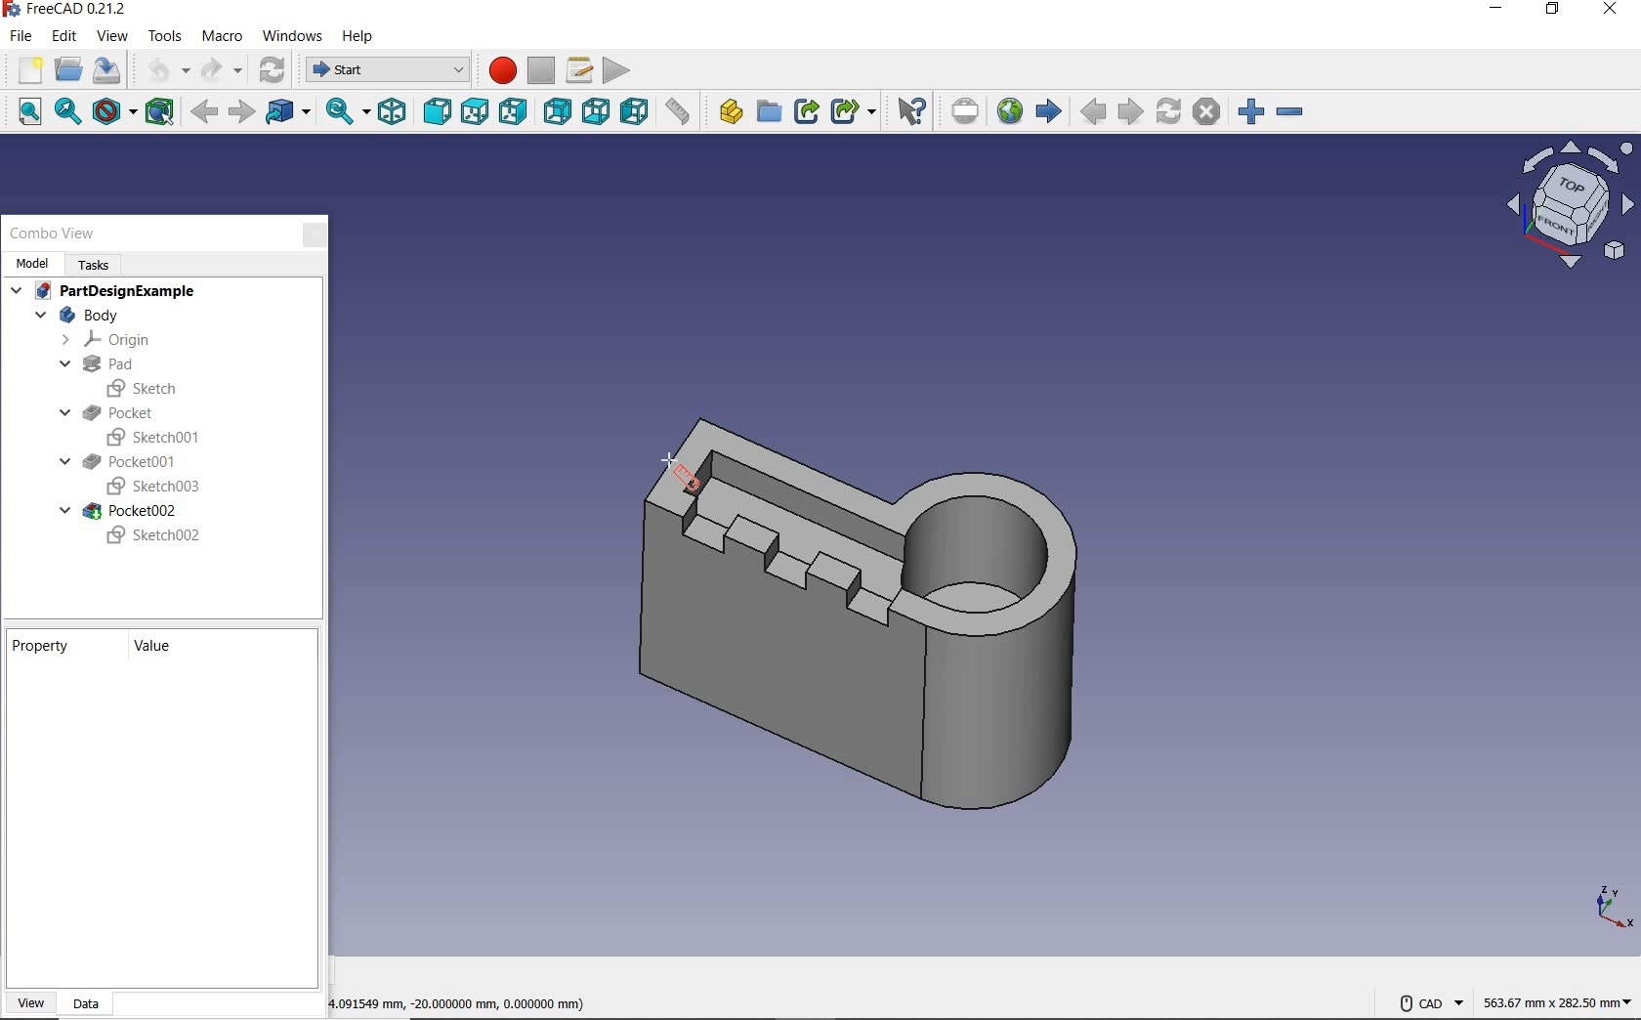 The height and width of the screenshot is (1020, 1641). What do you see at coordinates (222, 36) in the screenshot?
I see `macro` at bounding box center [222, 36].